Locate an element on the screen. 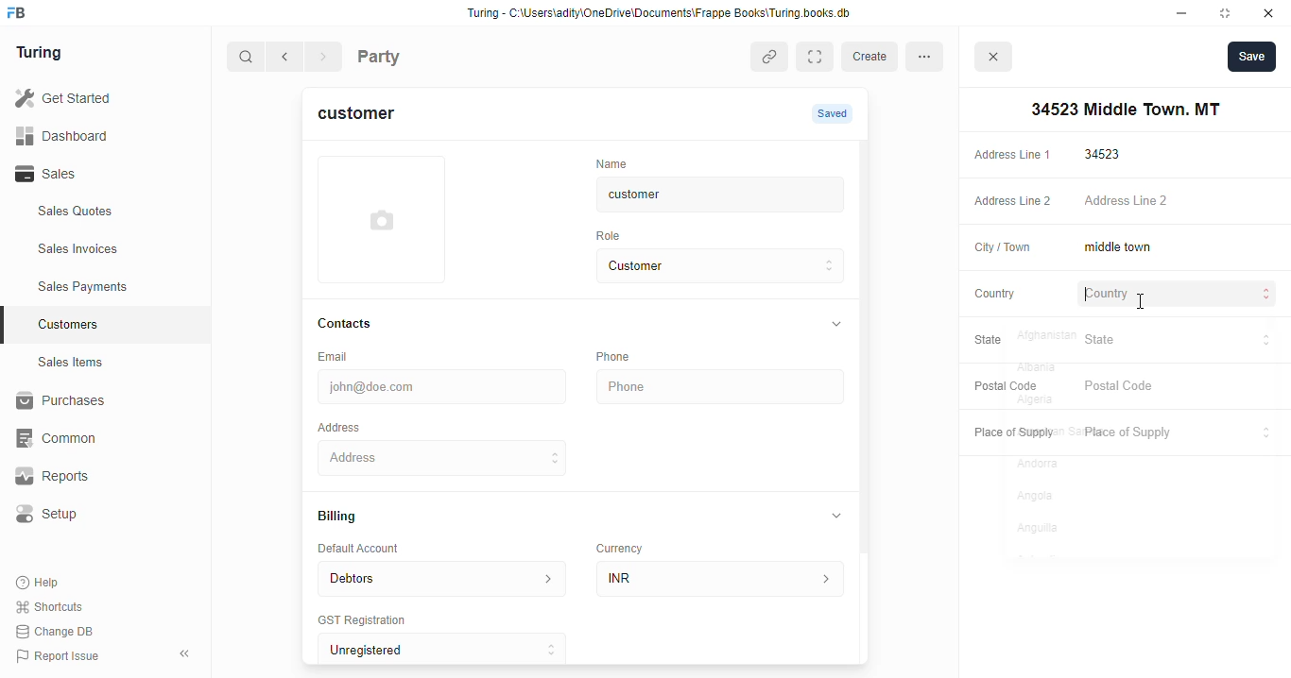 Image resolution: width=1291 pixels, height=678 pixels. maximise is located at coordinates (1229, 13).